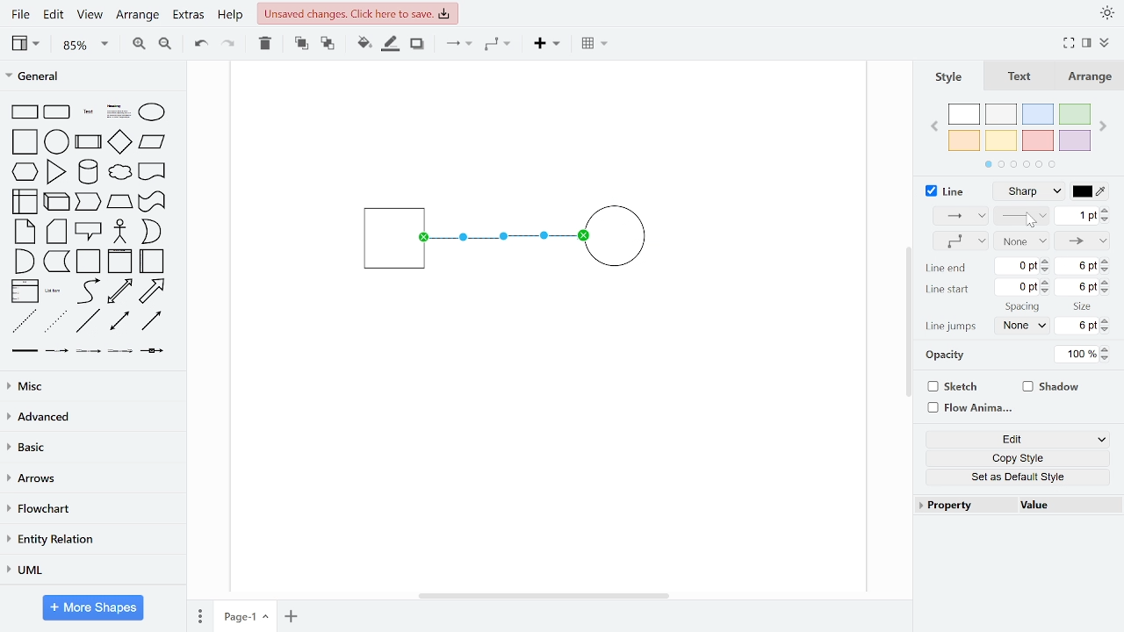  What do you see at coordinates (1020, 327) in the screenshot?
I see `line jumps type` at bounding box center [1020, 327].